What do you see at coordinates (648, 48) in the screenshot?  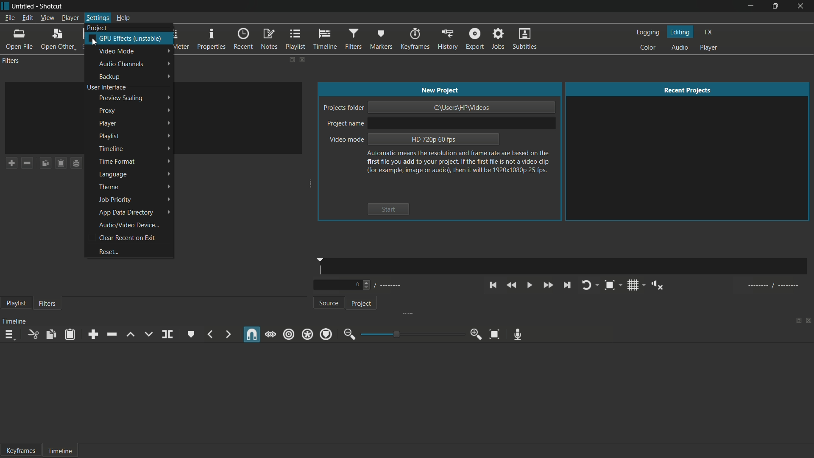 I see `color` at bounding box center [648, 48].